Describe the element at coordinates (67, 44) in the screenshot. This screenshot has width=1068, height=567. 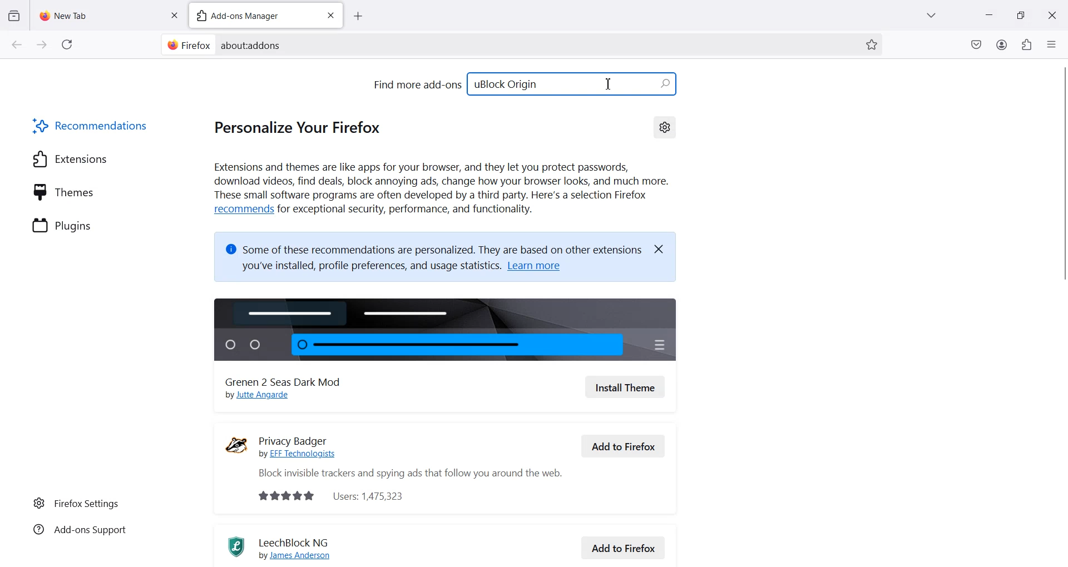
I see `Refresh` at that location.